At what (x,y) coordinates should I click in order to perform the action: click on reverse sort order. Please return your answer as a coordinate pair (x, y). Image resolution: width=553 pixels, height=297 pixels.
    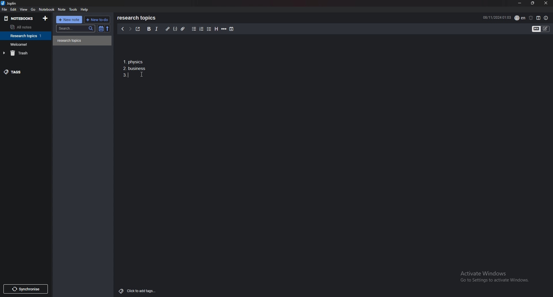
    Looking at the image, I should click on (107, 28).